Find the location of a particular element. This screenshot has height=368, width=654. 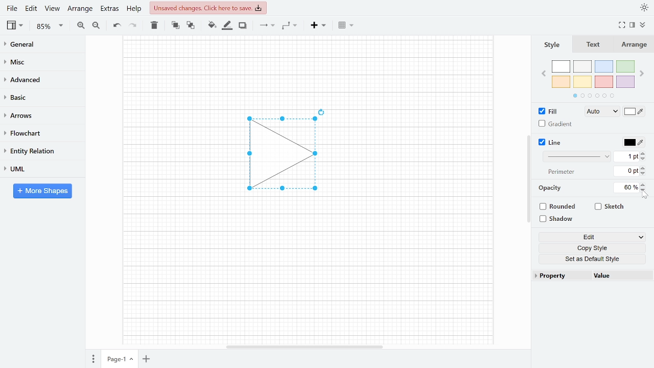

Add page is located at coordinates (148, 360).